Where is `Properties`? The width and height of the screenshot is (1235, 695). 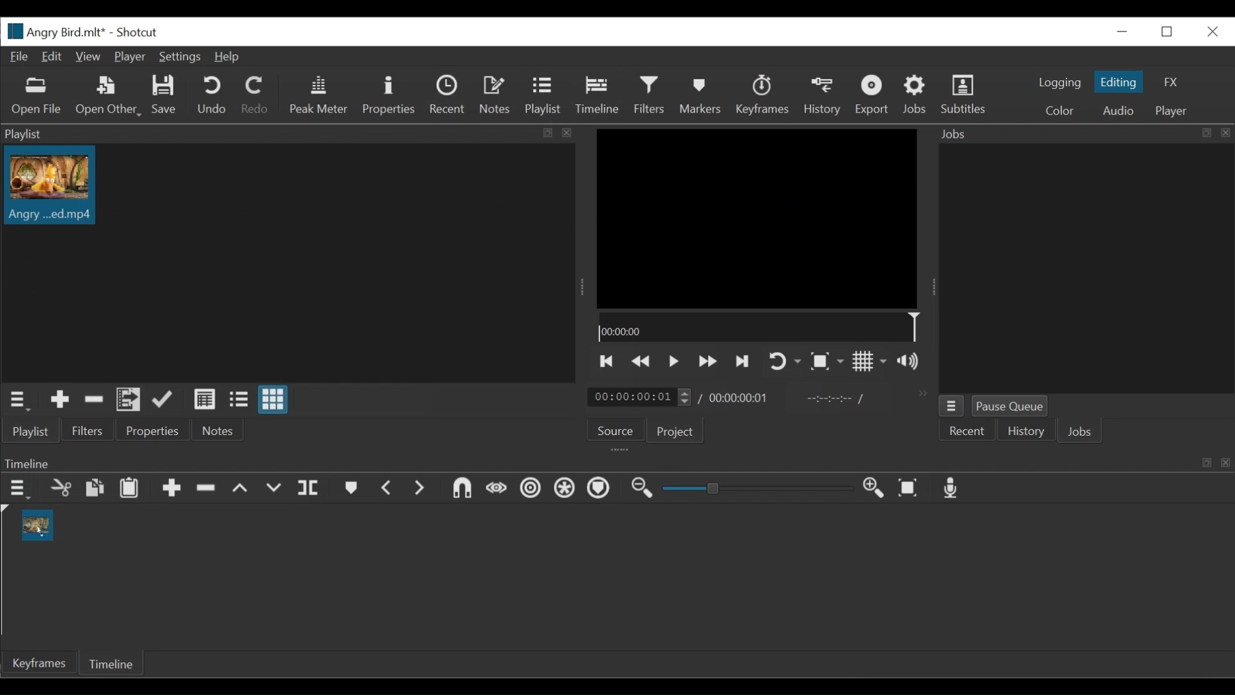
Properties is located at coordinates (391, 95).